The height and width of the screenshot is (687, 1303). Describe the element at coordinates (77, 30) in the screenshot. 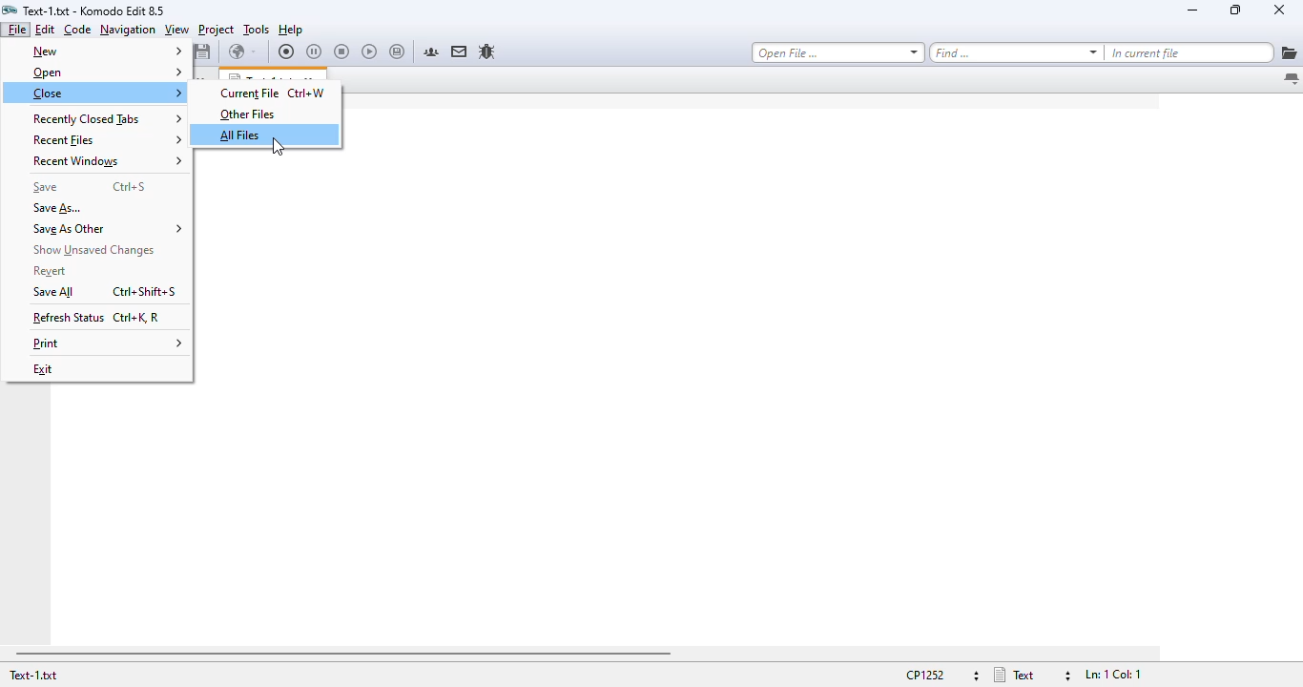

I see `code` at that location.